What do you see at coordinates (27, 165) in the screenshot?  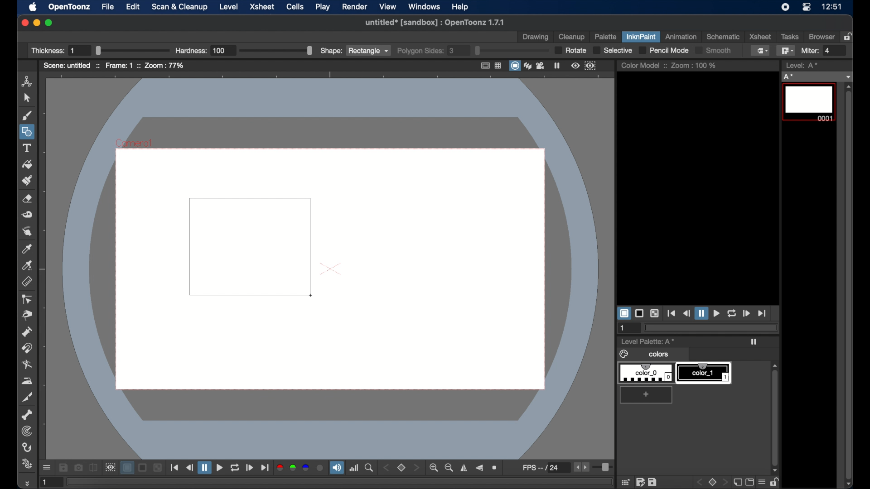 I see `fill tool` at bounding box center [27, 165].